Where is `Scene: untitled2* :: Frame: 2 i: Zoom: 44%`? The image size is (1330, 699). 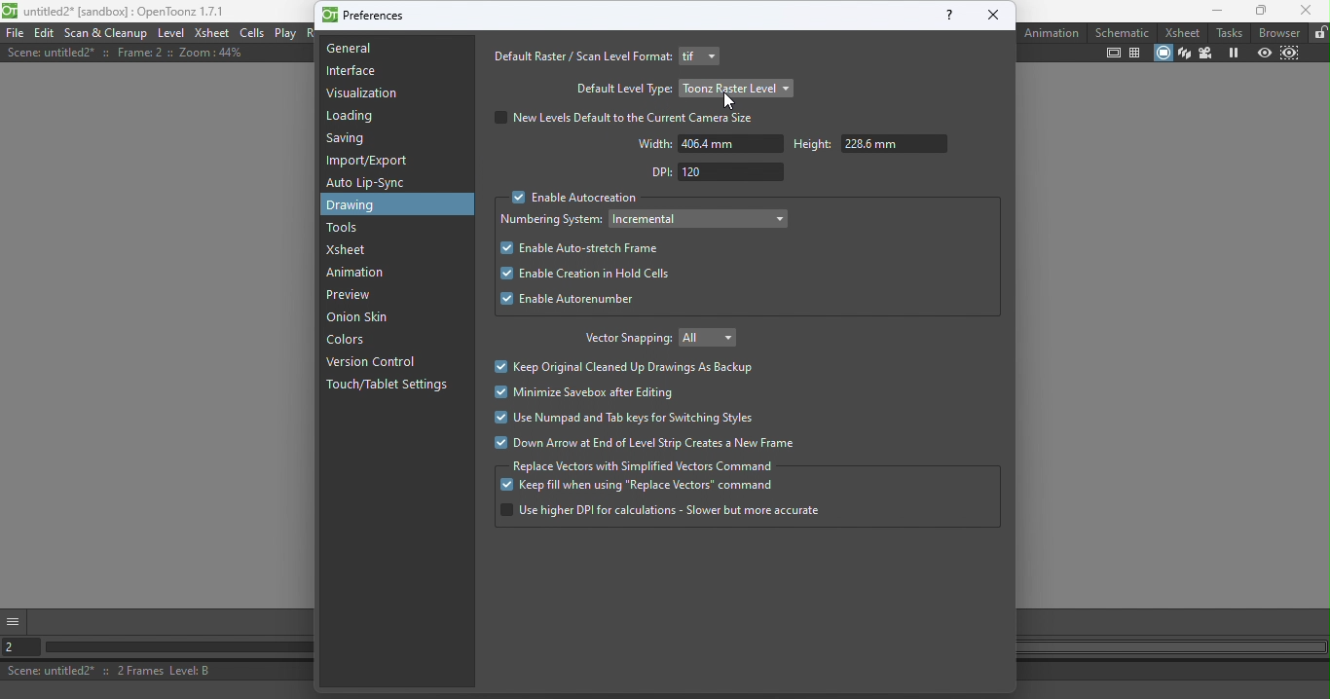
Scene: untitled2* :: Frame: 2 i: Zoom: 44% is located at coordinates (126, 53).